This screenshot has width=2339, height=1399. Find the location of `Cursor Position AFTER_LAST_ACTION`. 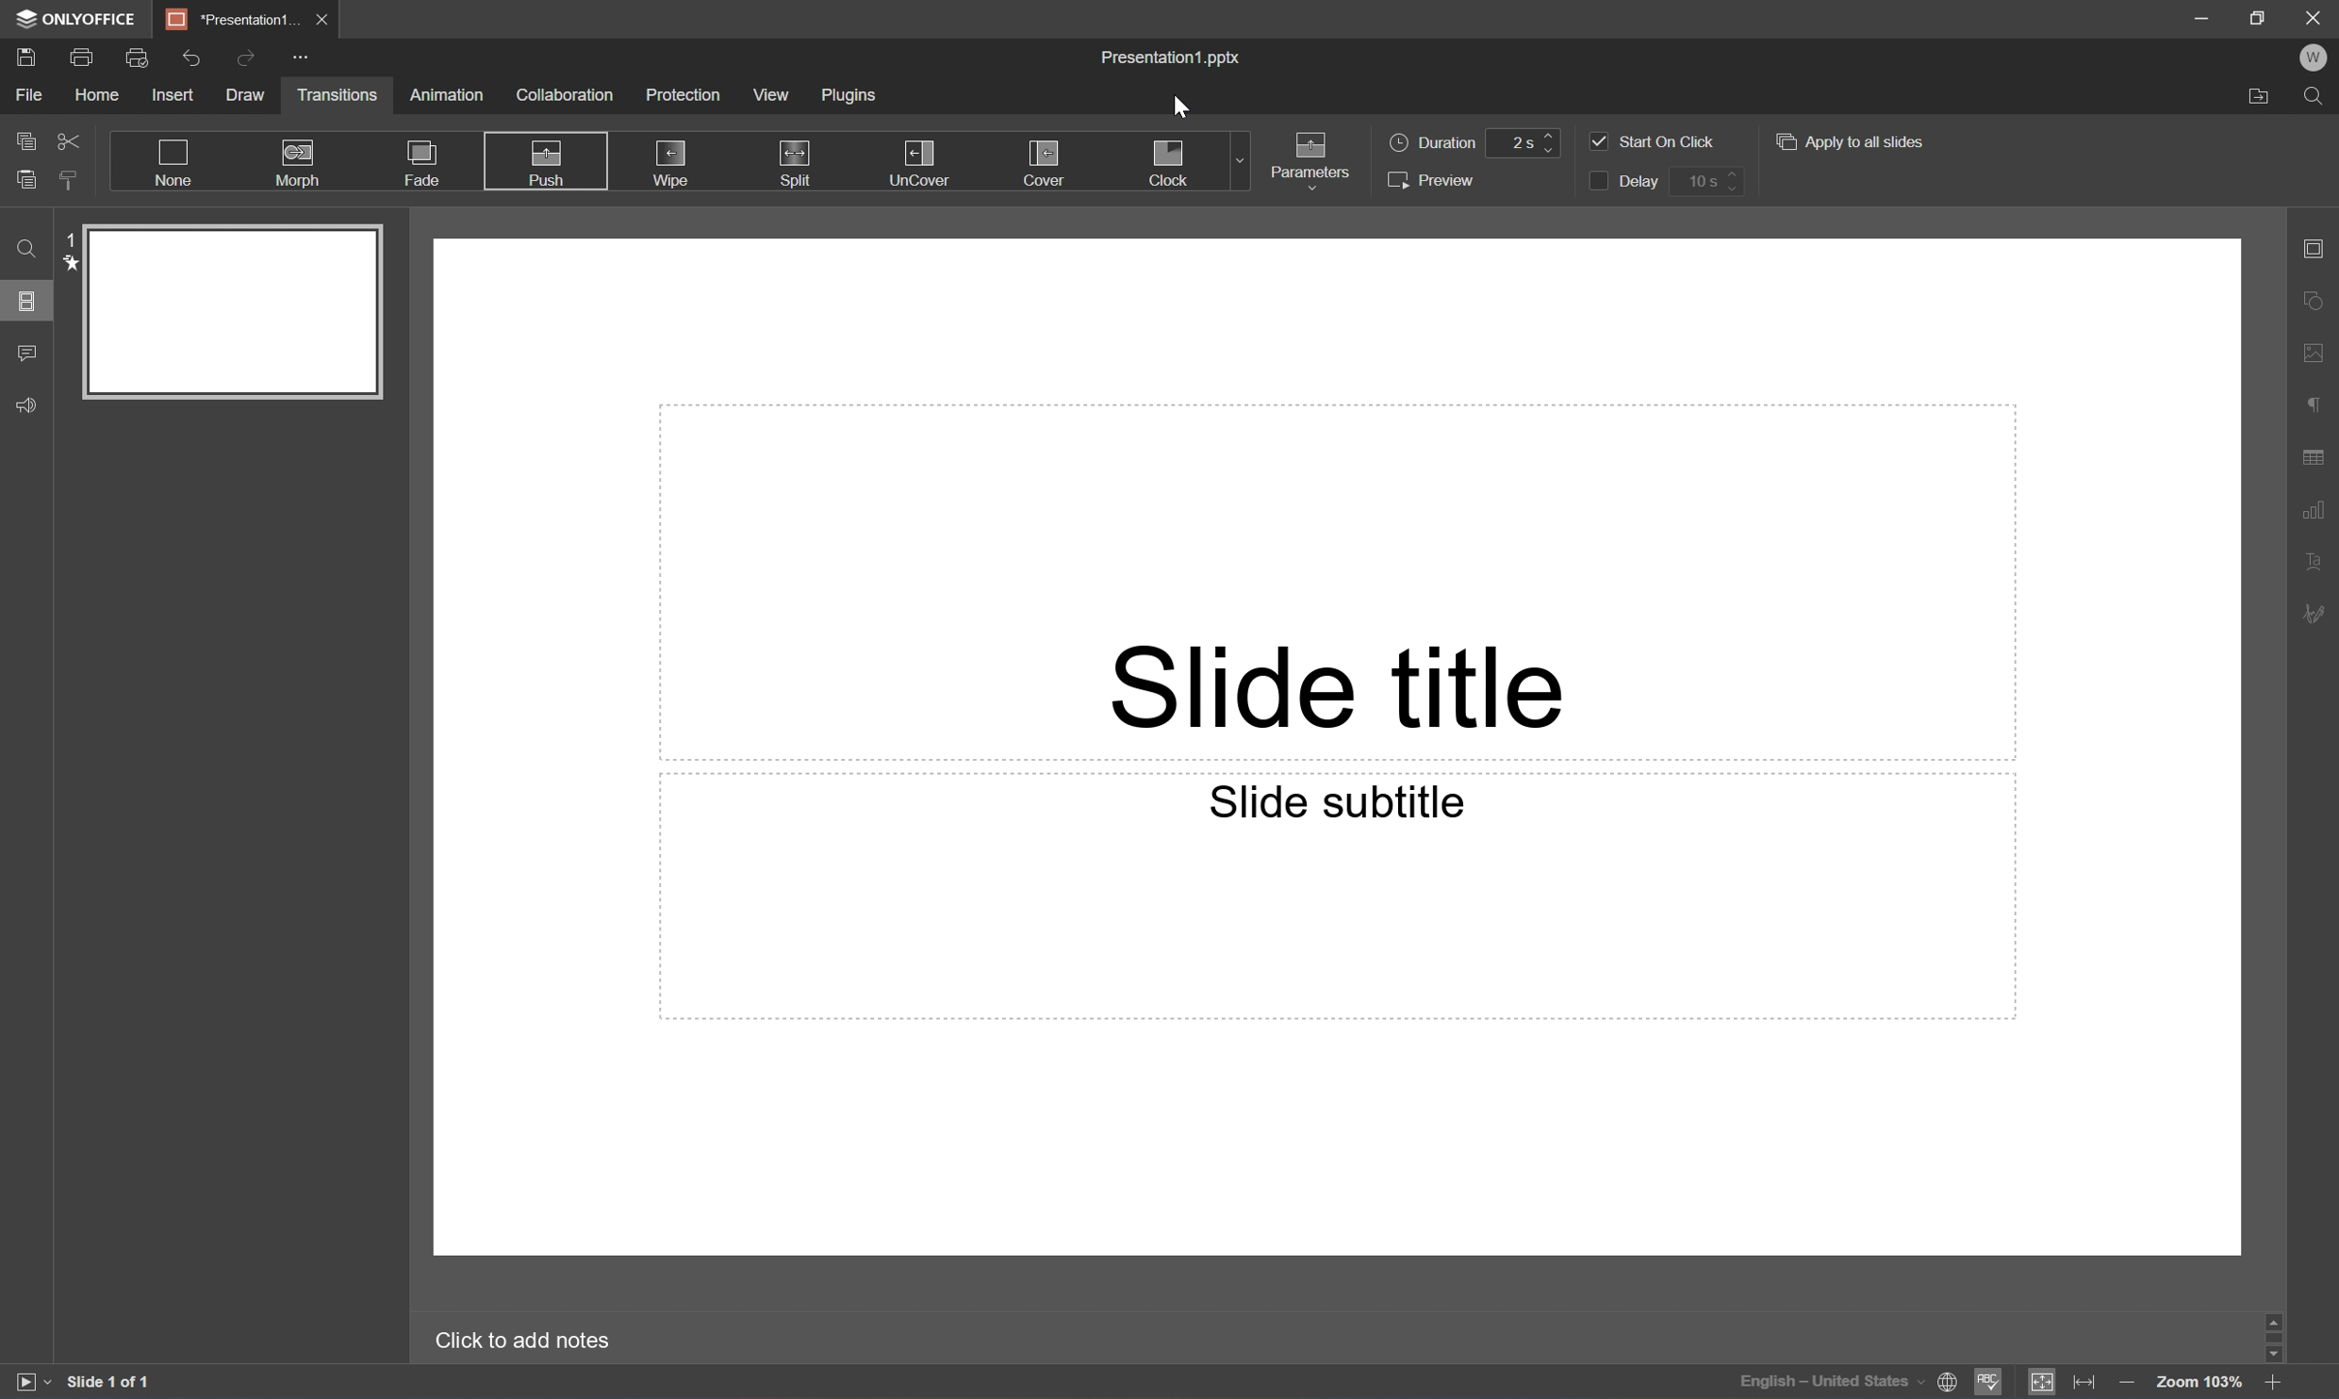

Cursor Position AFTER_LAST_ACTION is located at coordinates (1178, 106).